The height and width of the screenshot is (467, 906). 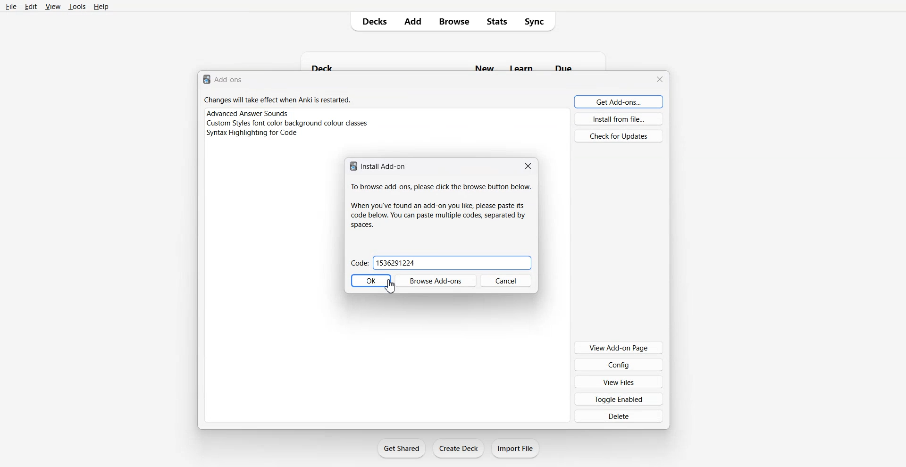 I want to click on Plugins, so click(x=386, y=113).